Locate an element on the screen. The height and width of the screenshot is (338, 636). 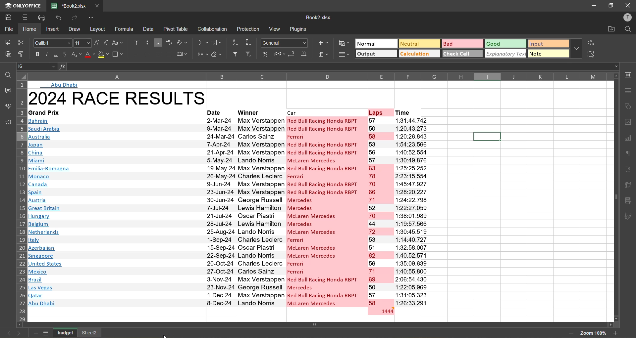
quick print is located at coordinates (44, 18).